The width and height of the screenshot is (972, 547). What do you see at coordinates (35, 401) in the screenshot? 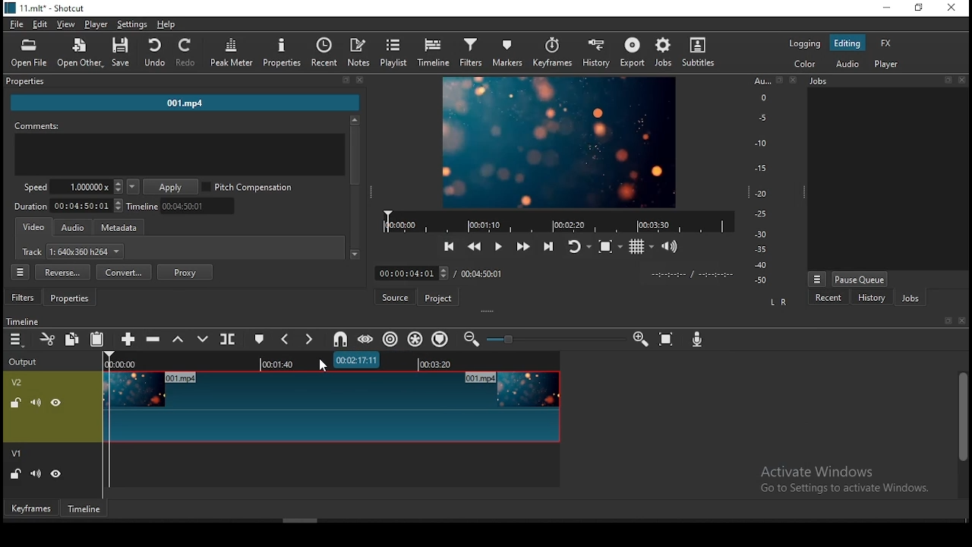
I see `(UN)MUTE` at bounding box center [35, 401].